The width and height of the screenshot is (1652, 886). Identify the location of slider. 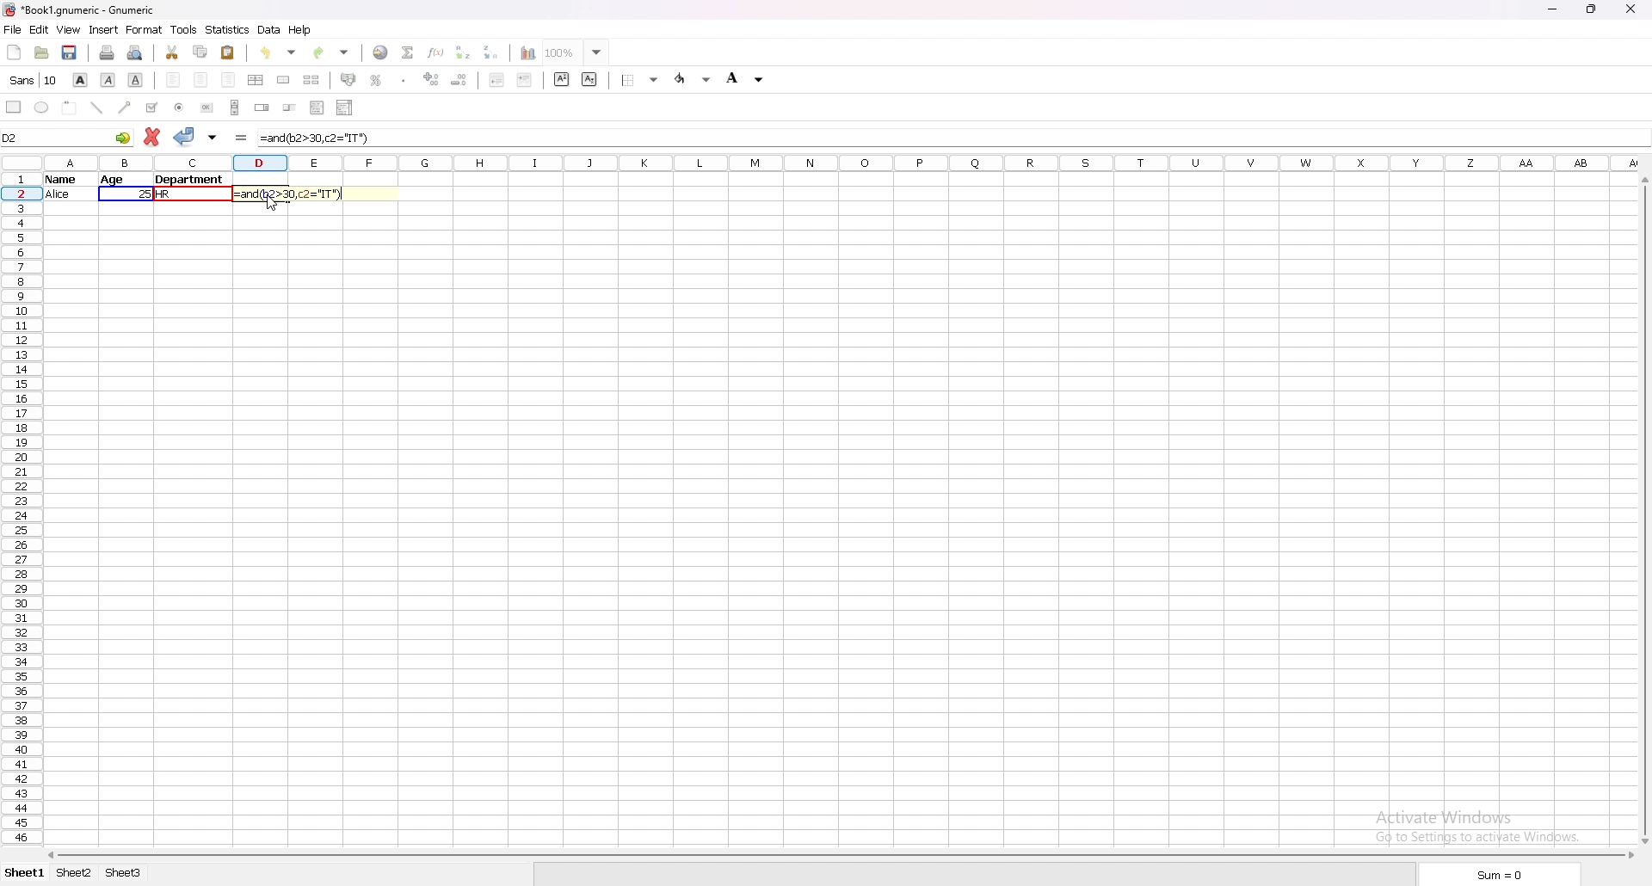
(289, 109).